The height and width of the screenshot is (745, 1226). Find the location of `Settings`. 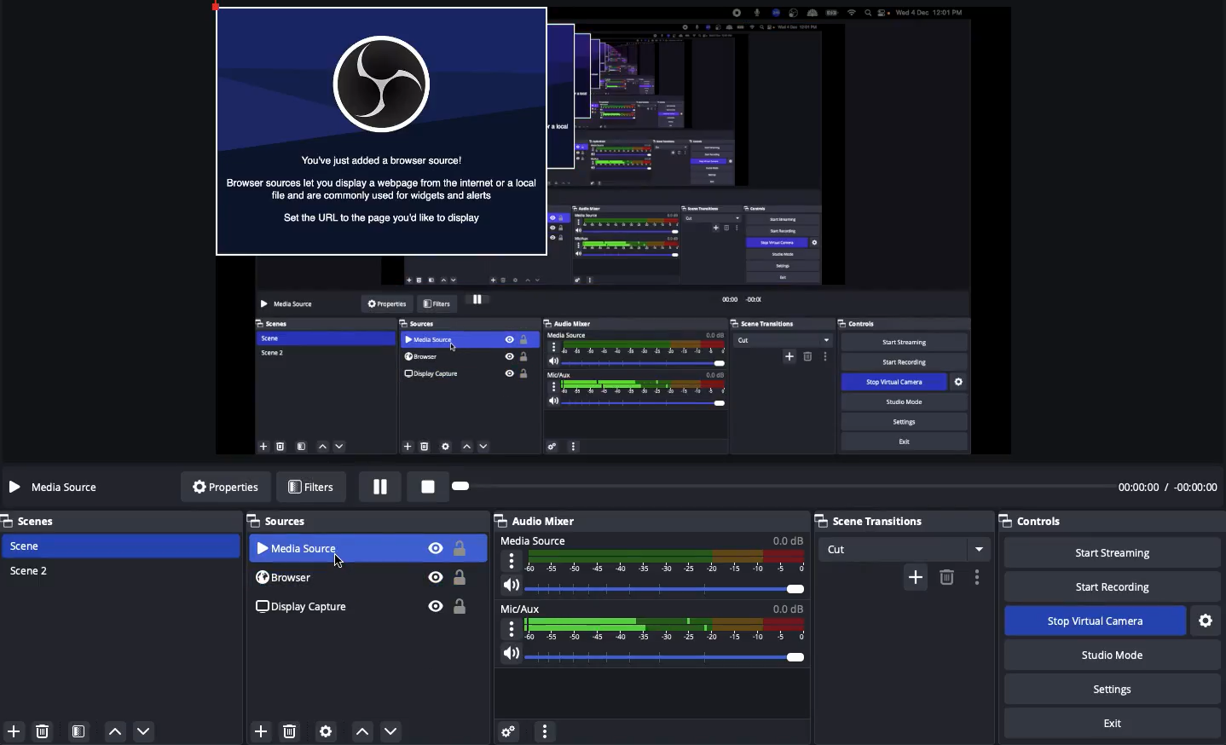

Settings is located at coordinates (1208, 618).